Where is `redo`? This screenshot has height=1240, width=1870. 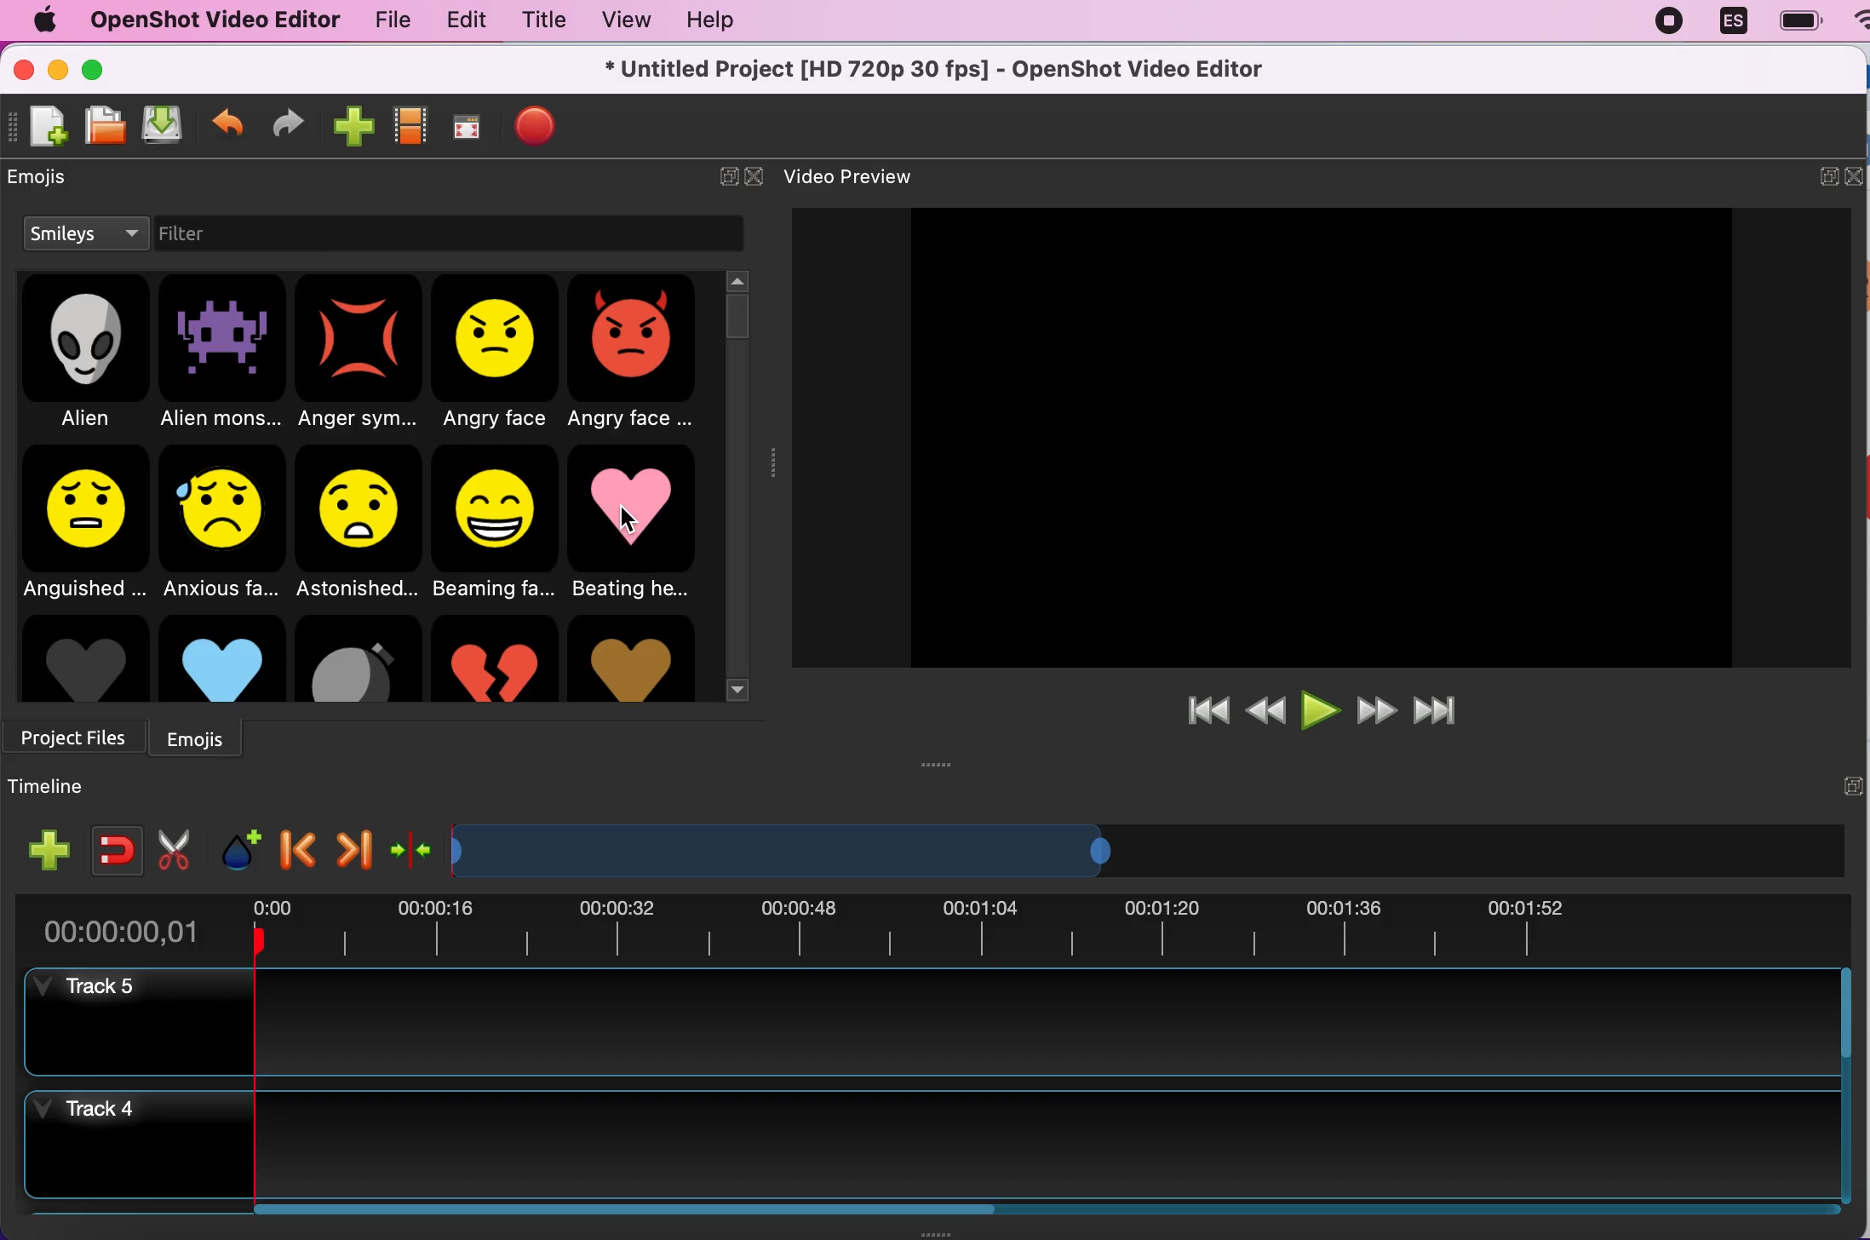
redo is located at coordinates (289, 123).